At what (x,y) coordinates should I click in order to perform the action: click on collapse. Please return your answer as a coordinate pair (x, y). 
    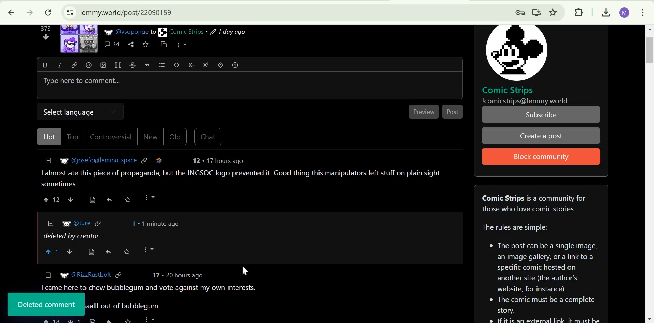
    Looking at the image, I should click on (51, 223).